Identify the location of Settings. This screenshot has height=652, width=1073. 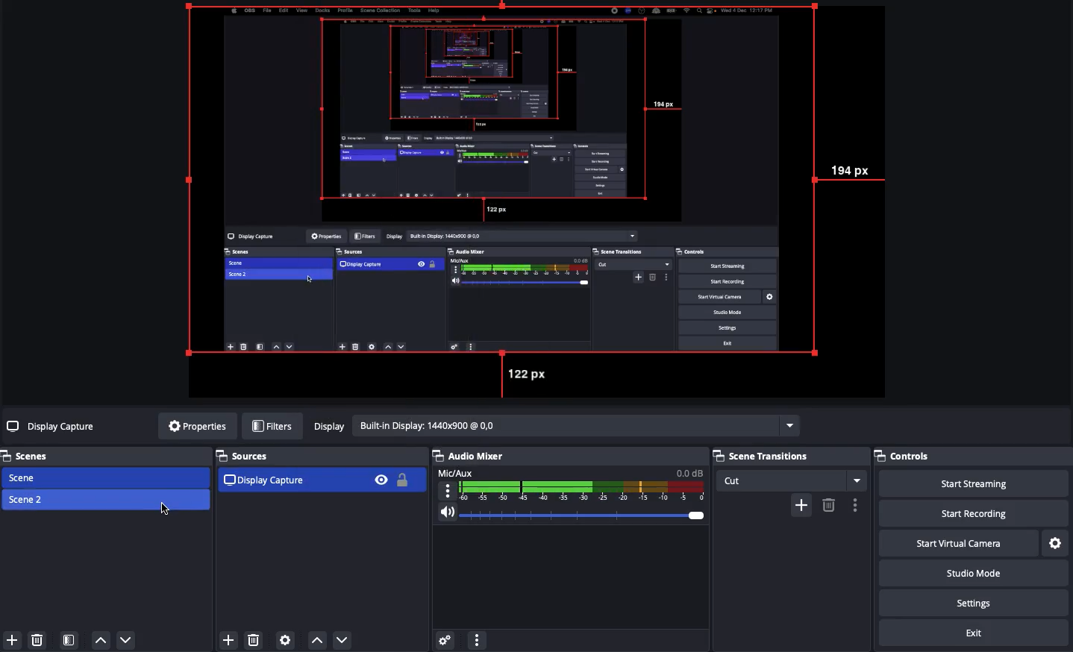
(1054, 541).